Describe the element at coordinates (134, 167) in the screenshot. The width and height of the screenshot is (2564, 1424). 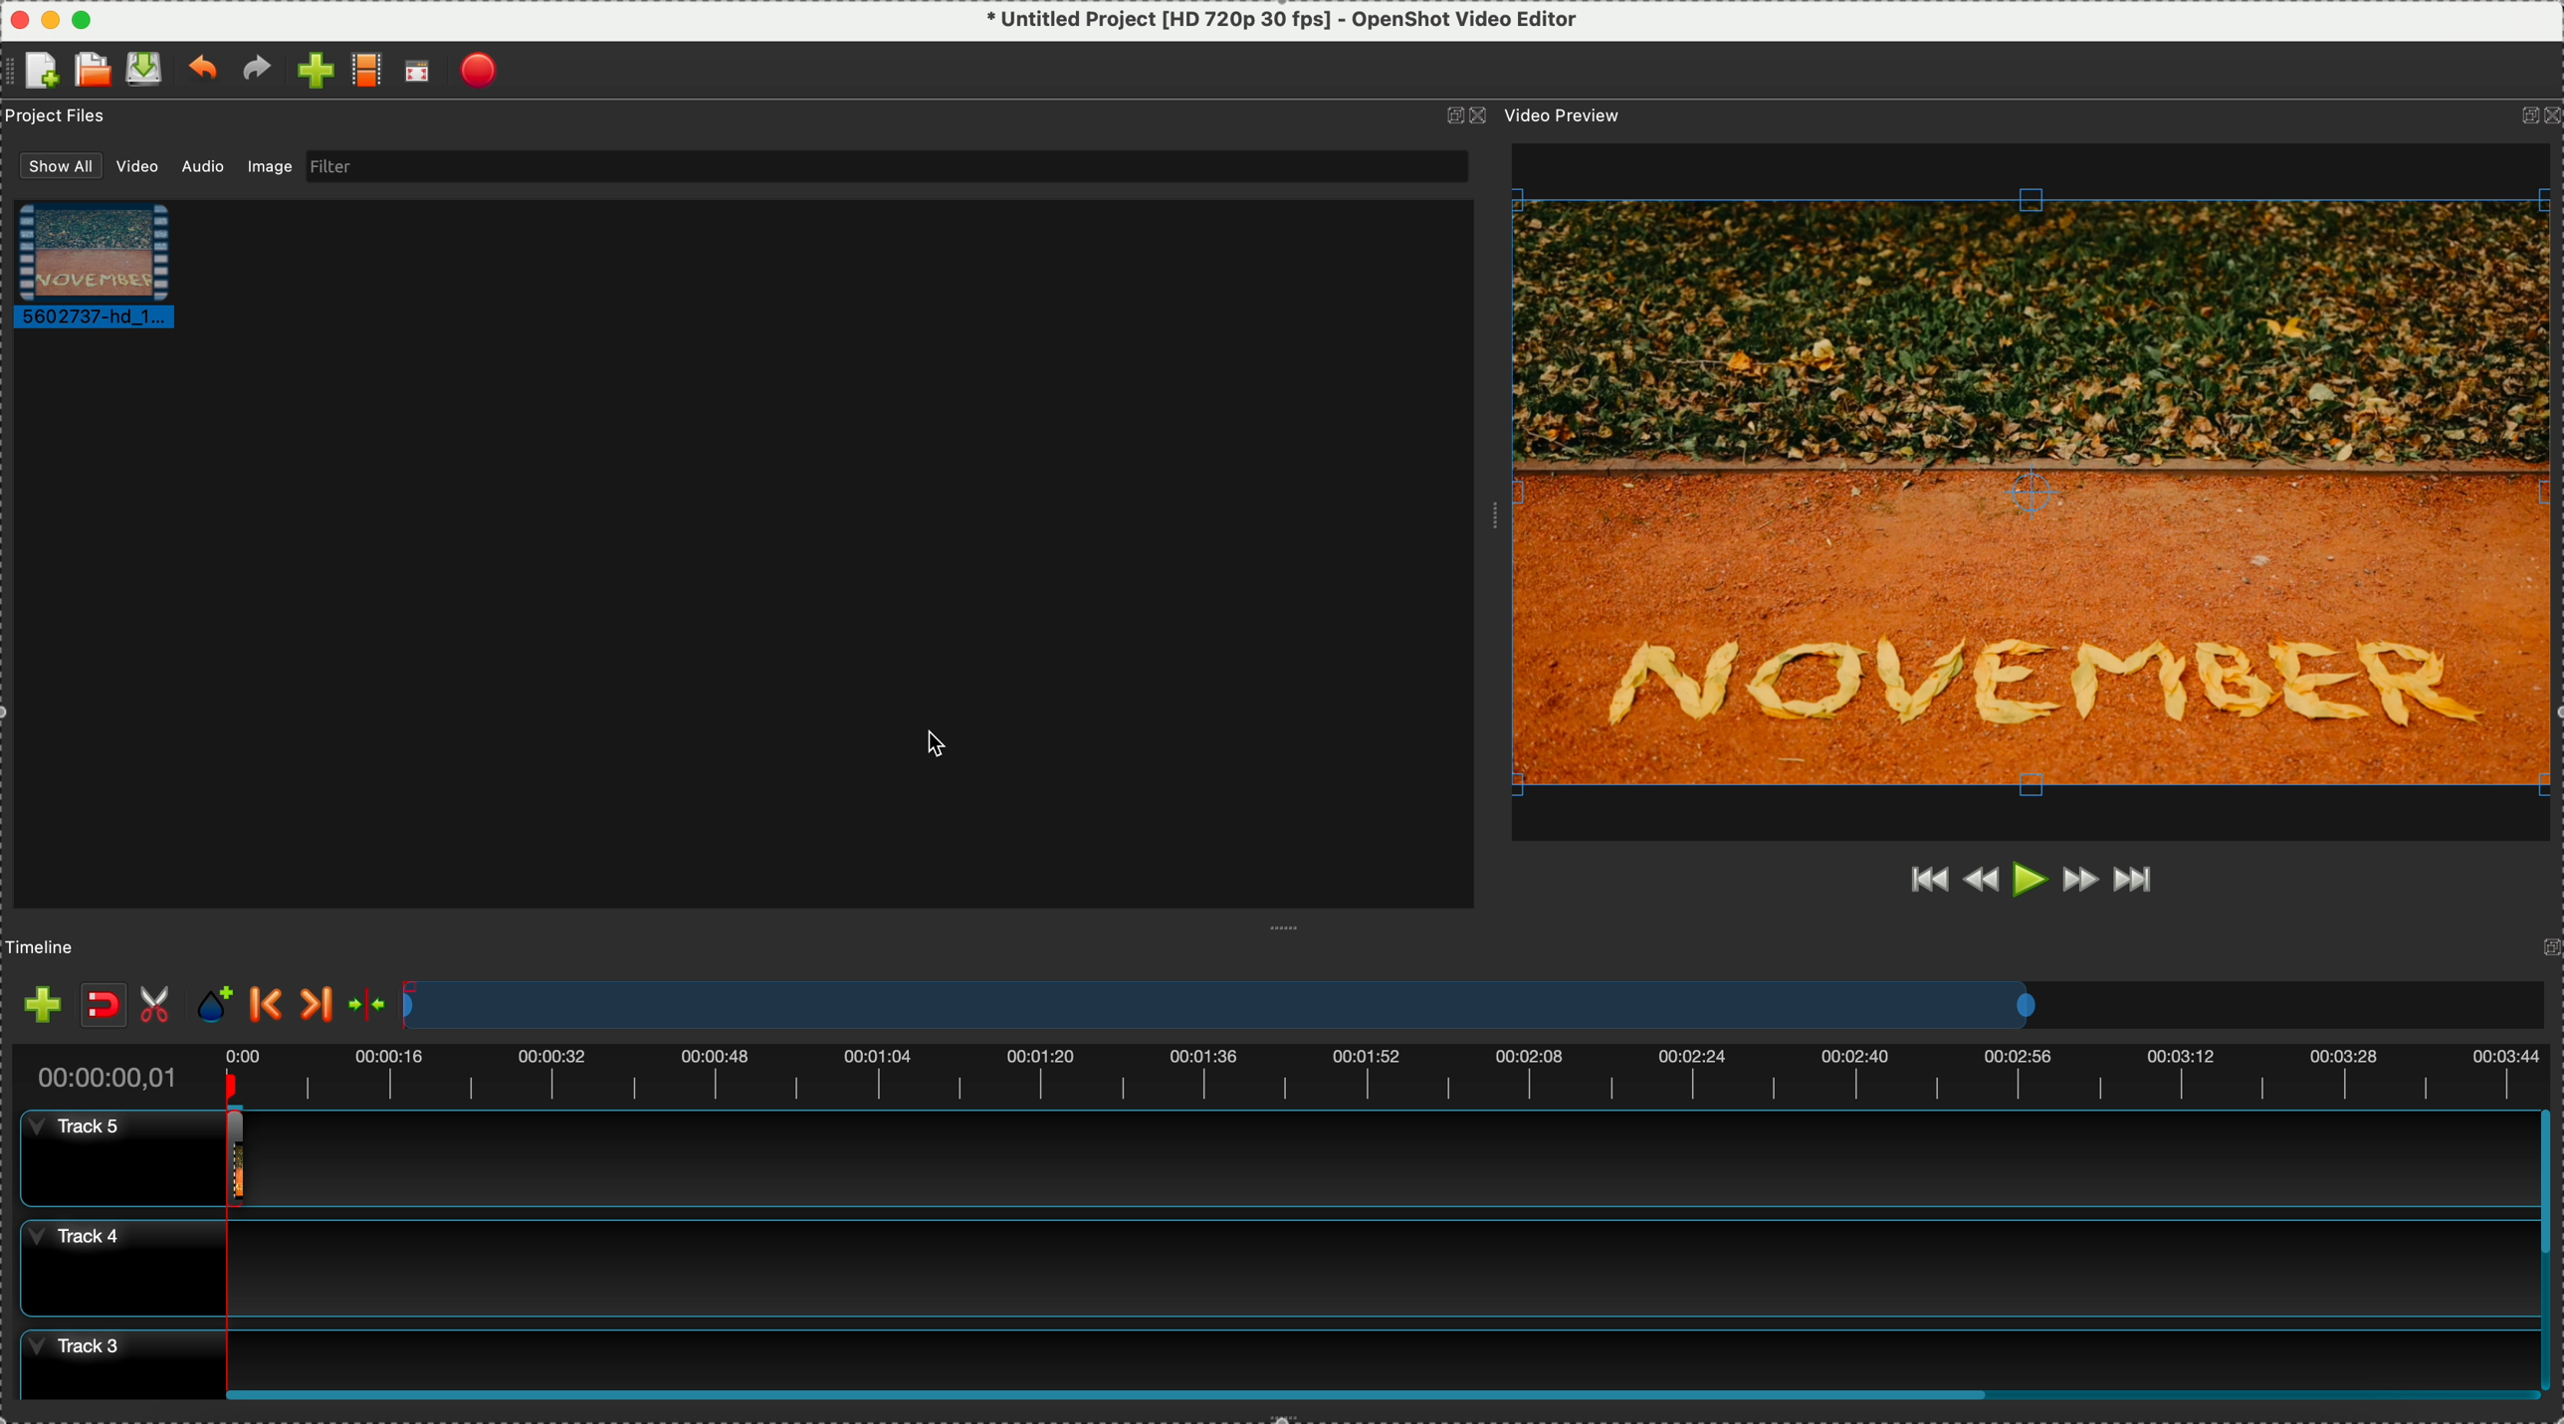
I see `video` at that location.